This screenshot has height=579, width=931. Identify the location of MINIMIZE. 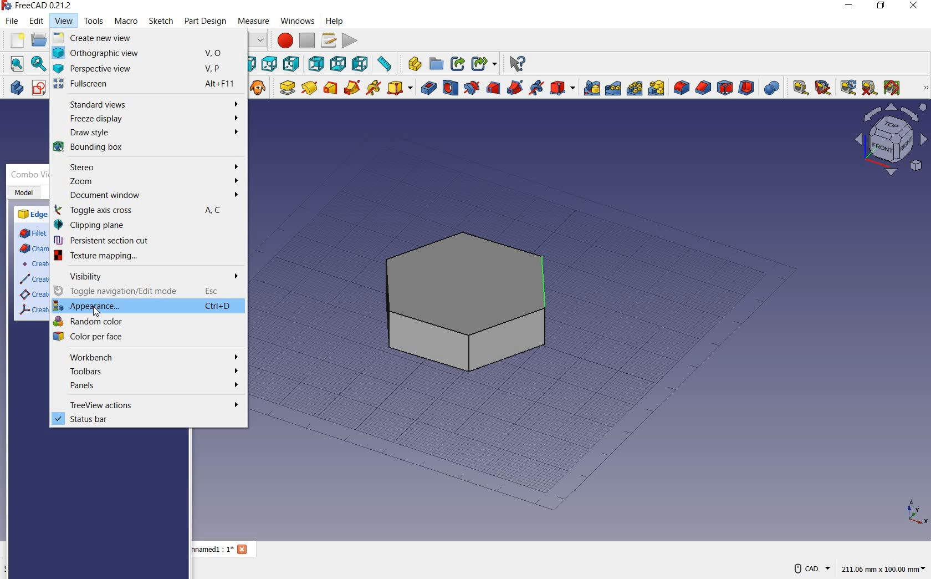
(850, 7).